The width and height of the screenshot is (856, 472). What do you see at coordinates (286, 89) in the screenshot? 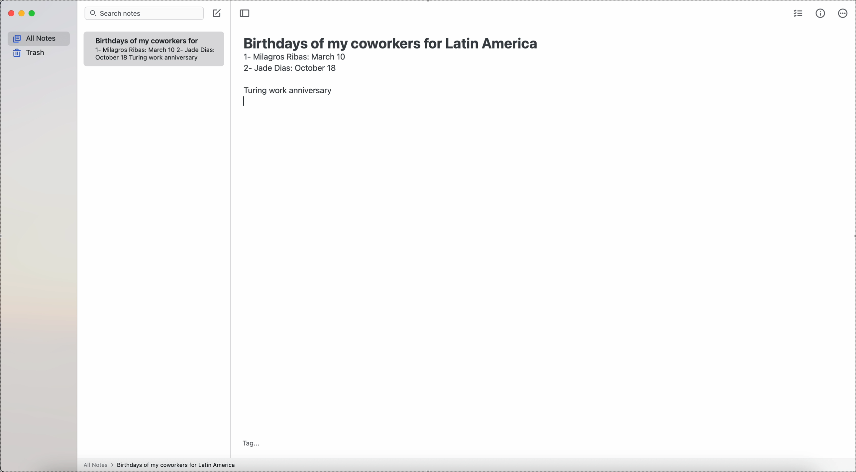
I see `Turing work anniversary` at bounding box center [286, 89].